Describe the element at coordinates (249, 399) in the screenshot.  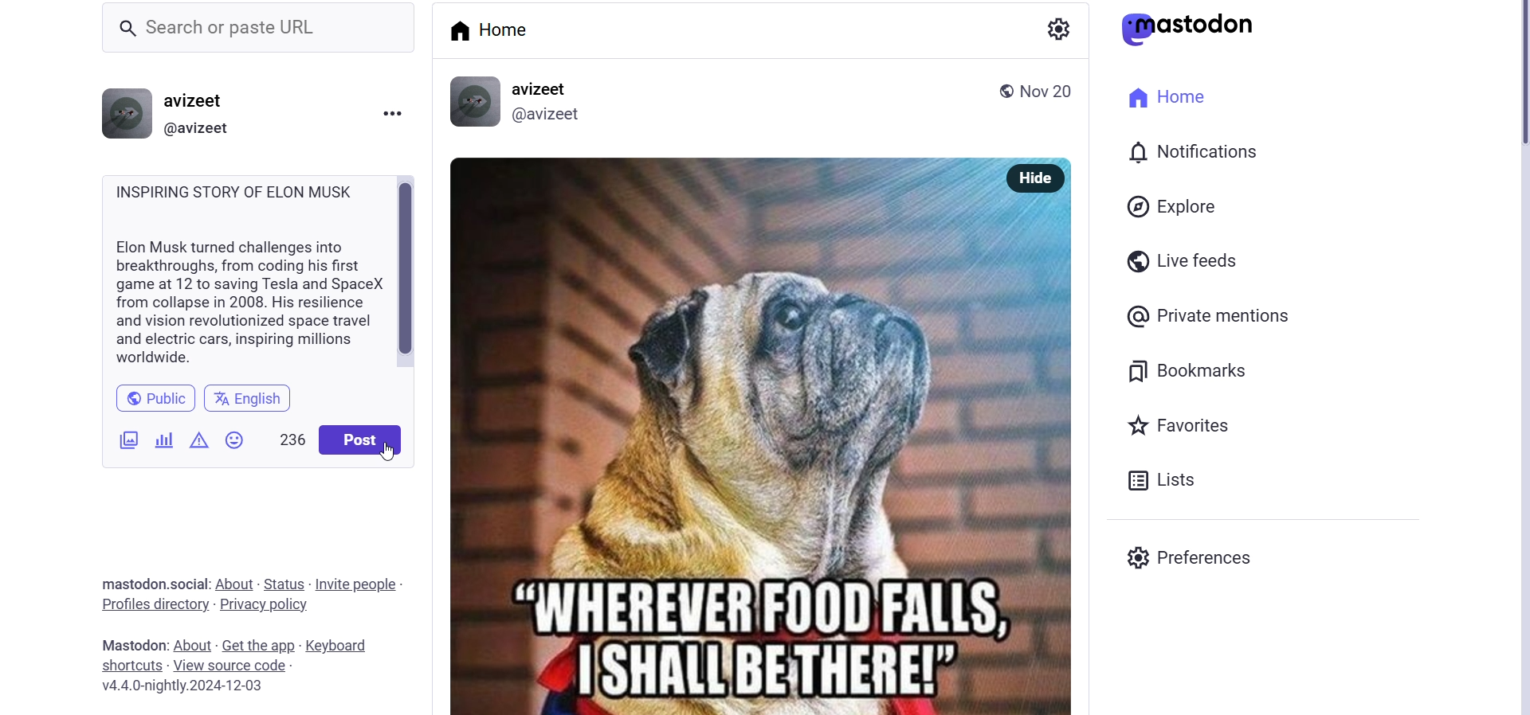
I see `language` at that location.